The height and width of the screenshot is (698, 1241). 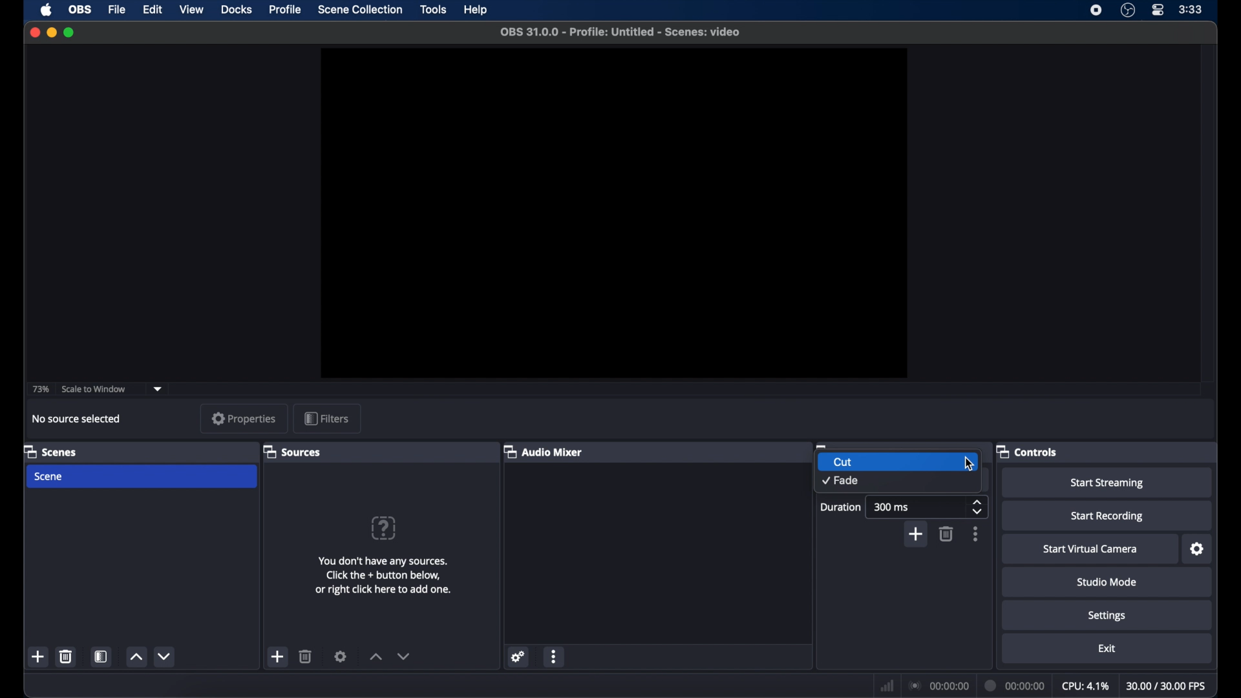 I want to click on start streaming, so click(x=1108, y=483).